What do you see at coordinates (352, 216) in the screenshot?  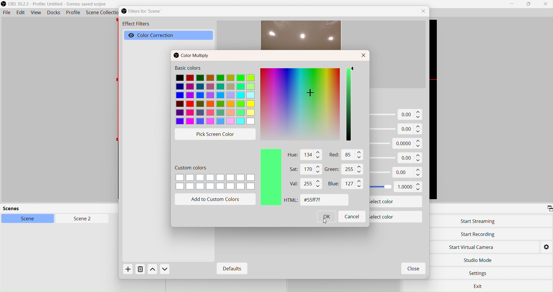 I see `Cancel` at bounding box center [352, 216].